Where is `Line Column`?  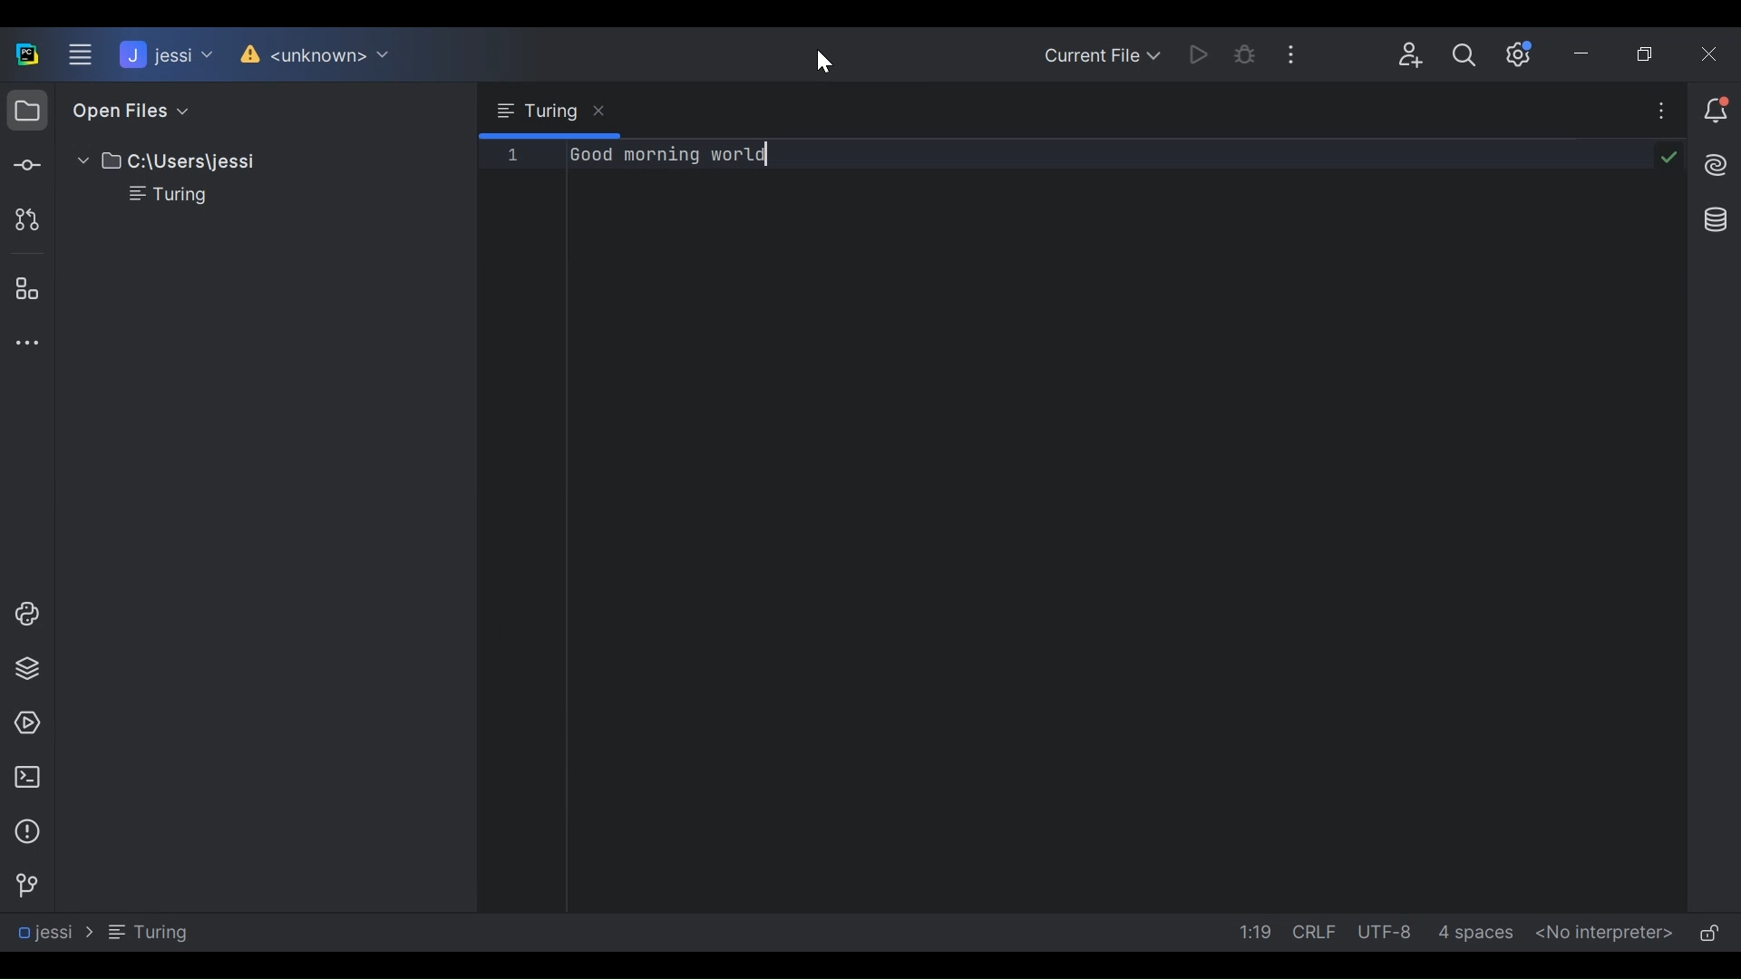 Line Column is located at coordinates (1252, 934).